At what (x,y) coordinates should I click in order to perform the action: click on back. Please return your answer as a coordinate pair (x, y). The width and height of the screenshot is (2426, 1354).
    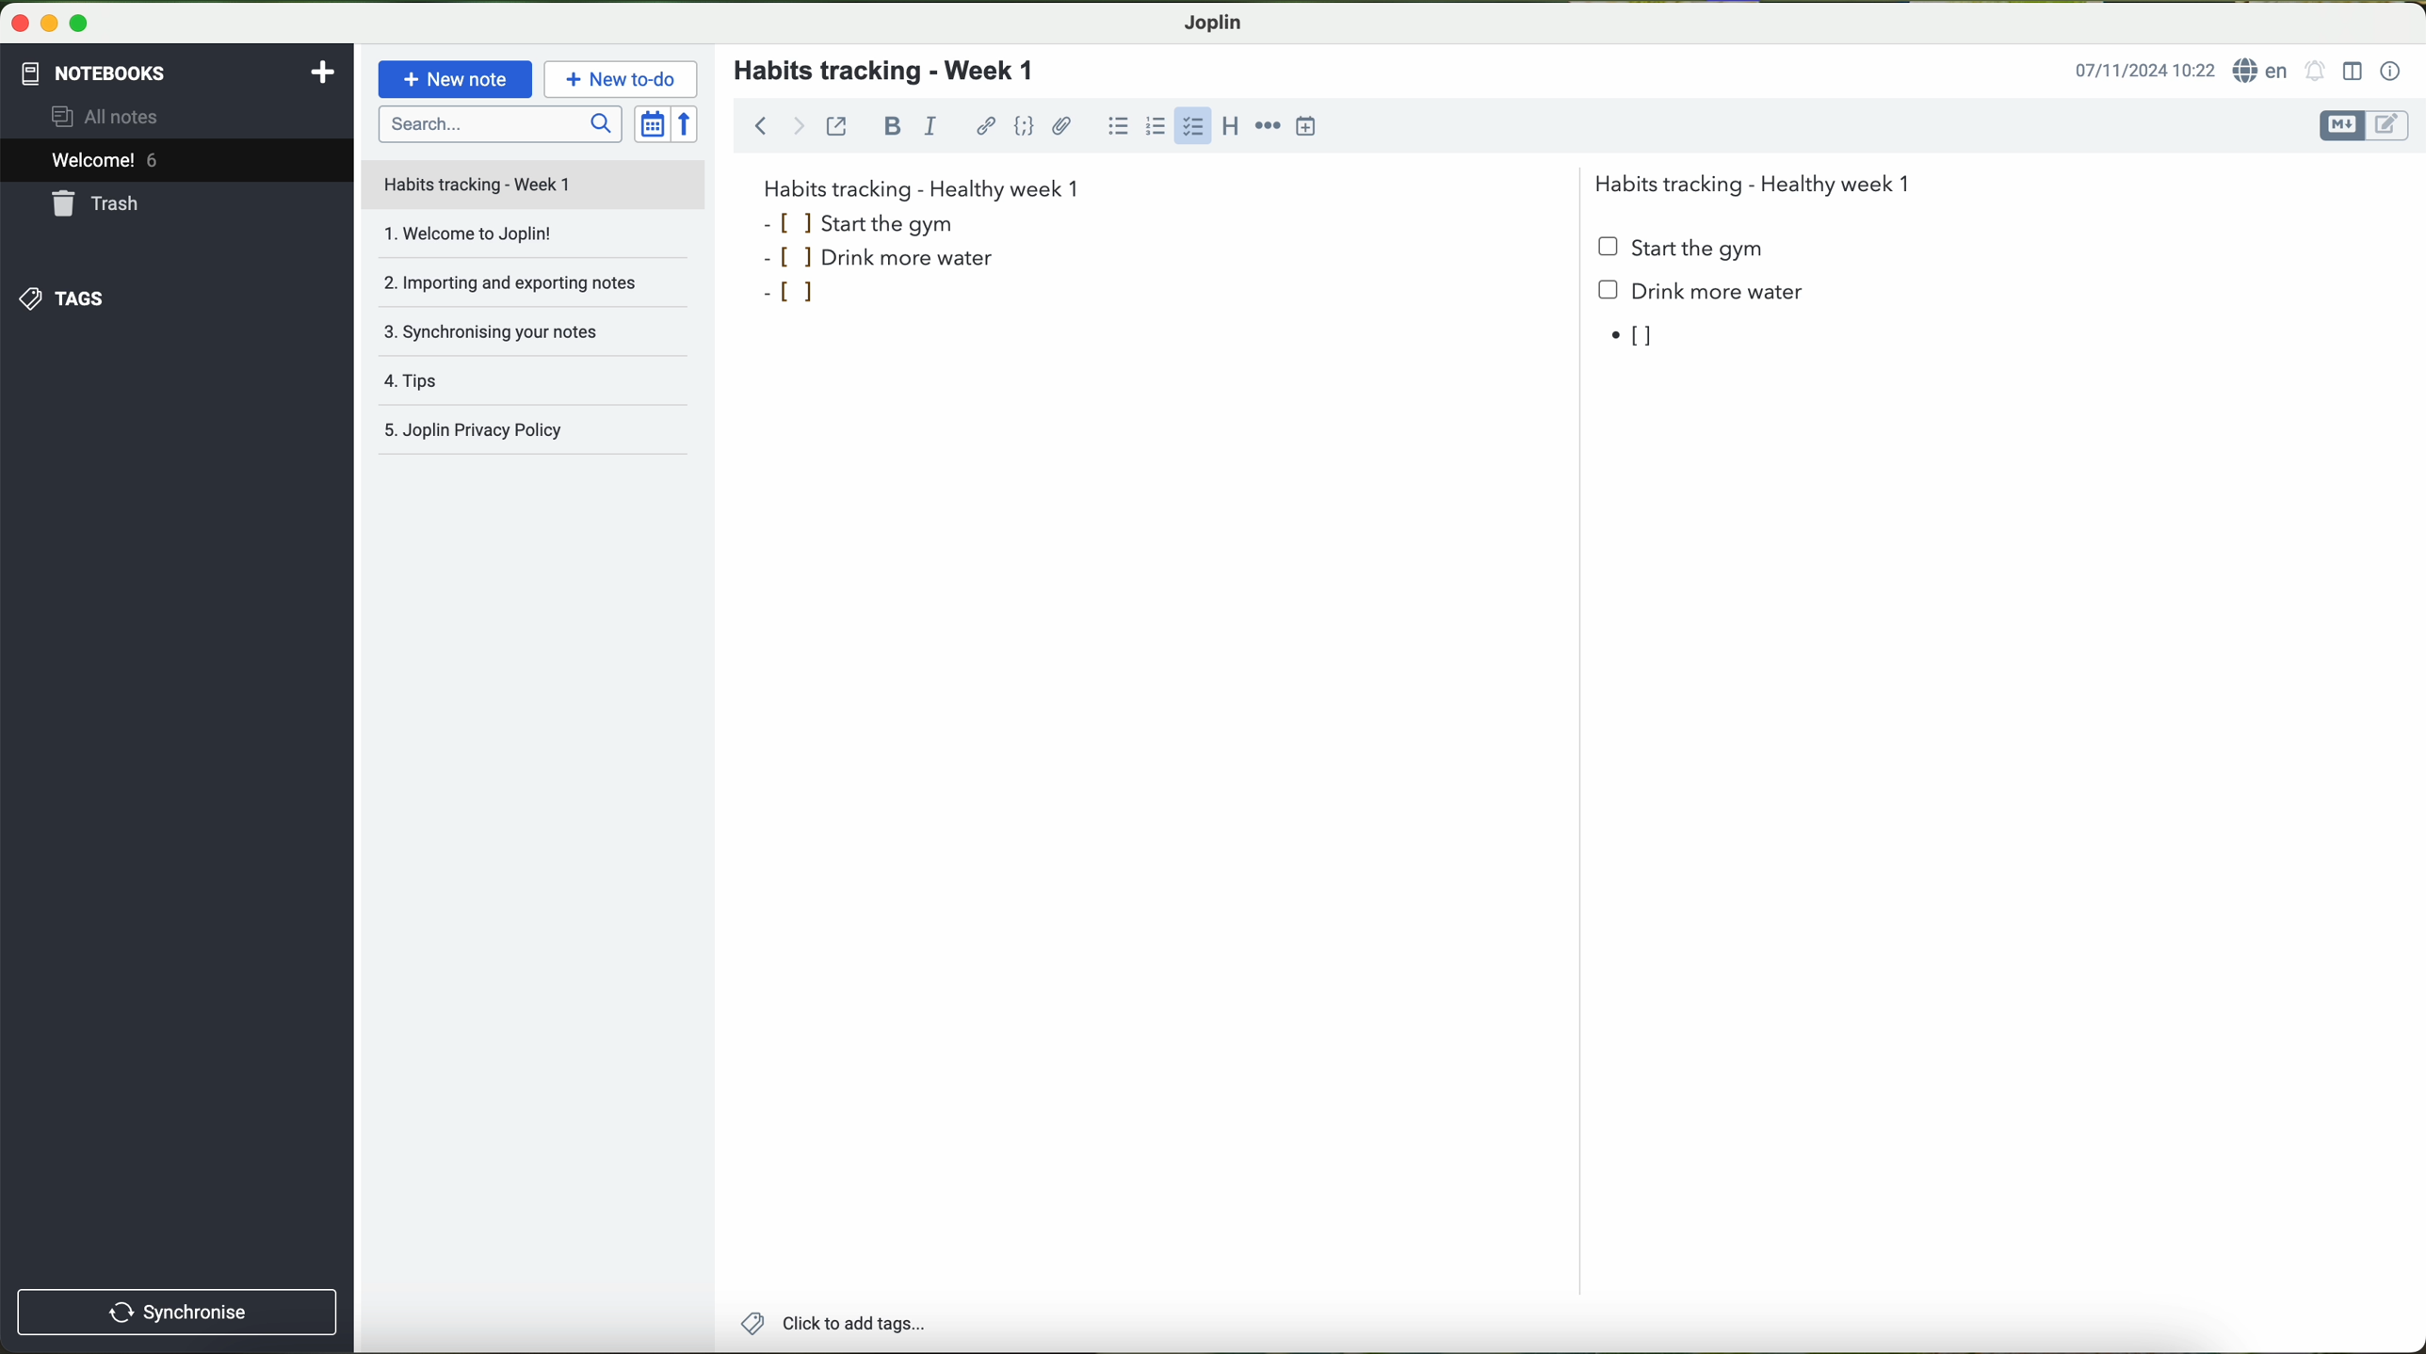
    Looking at the image, I should click on (754, 123).